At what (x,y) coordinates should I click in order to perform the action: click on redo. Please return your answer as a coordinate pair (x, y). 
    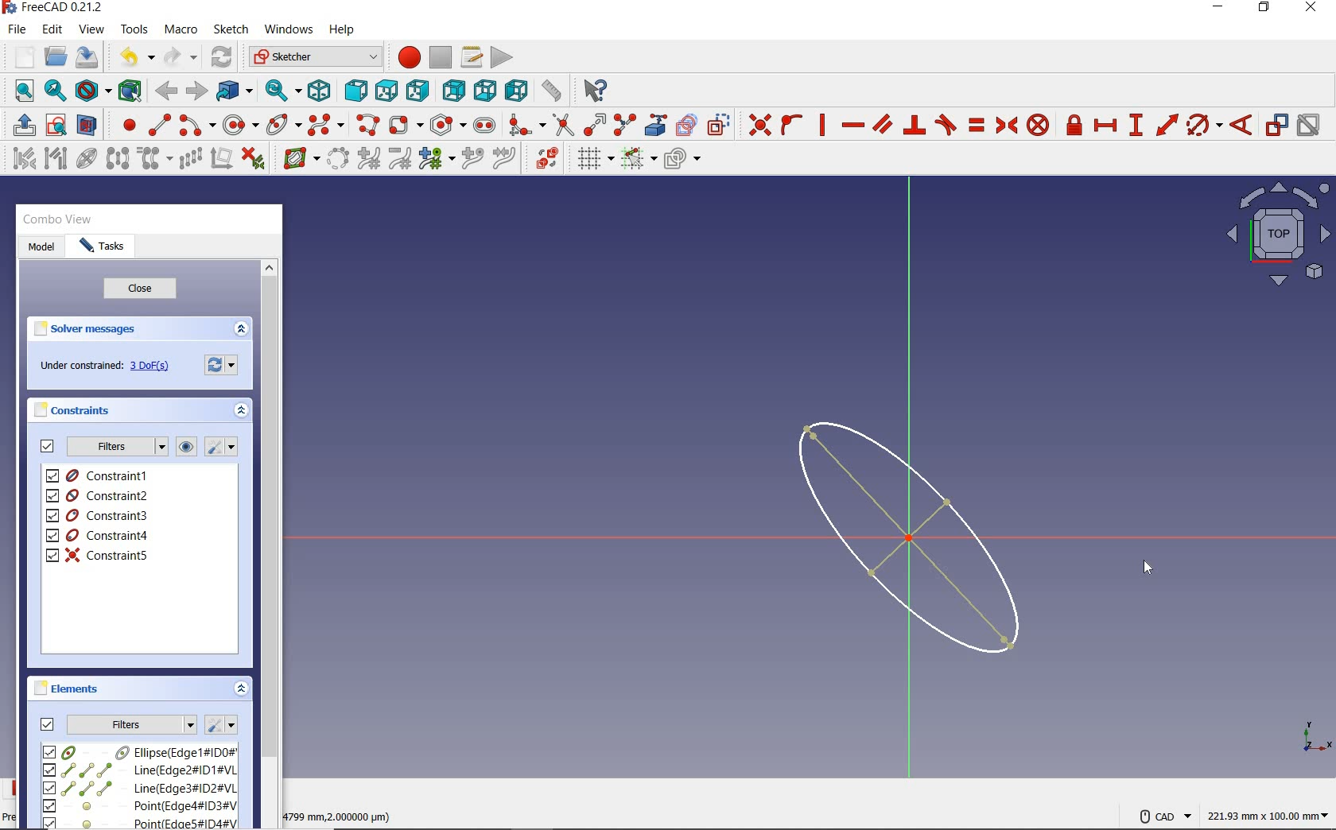
    Looking at the image, I should click on (181, 56).